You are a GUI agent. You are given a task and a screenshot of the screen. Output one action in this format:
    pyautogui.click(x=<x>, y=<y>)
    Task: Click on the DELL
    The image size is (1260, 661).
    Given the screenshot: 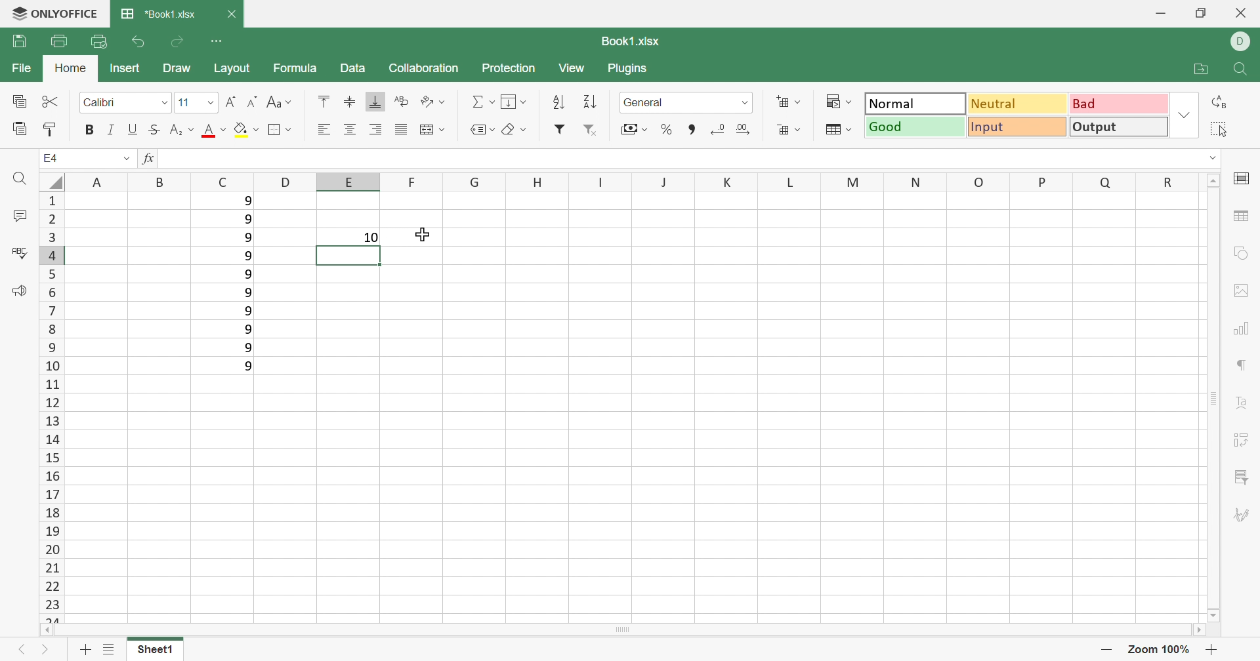 What is the action you would take?
    pyautogui.click(x=1244, y=40)
    